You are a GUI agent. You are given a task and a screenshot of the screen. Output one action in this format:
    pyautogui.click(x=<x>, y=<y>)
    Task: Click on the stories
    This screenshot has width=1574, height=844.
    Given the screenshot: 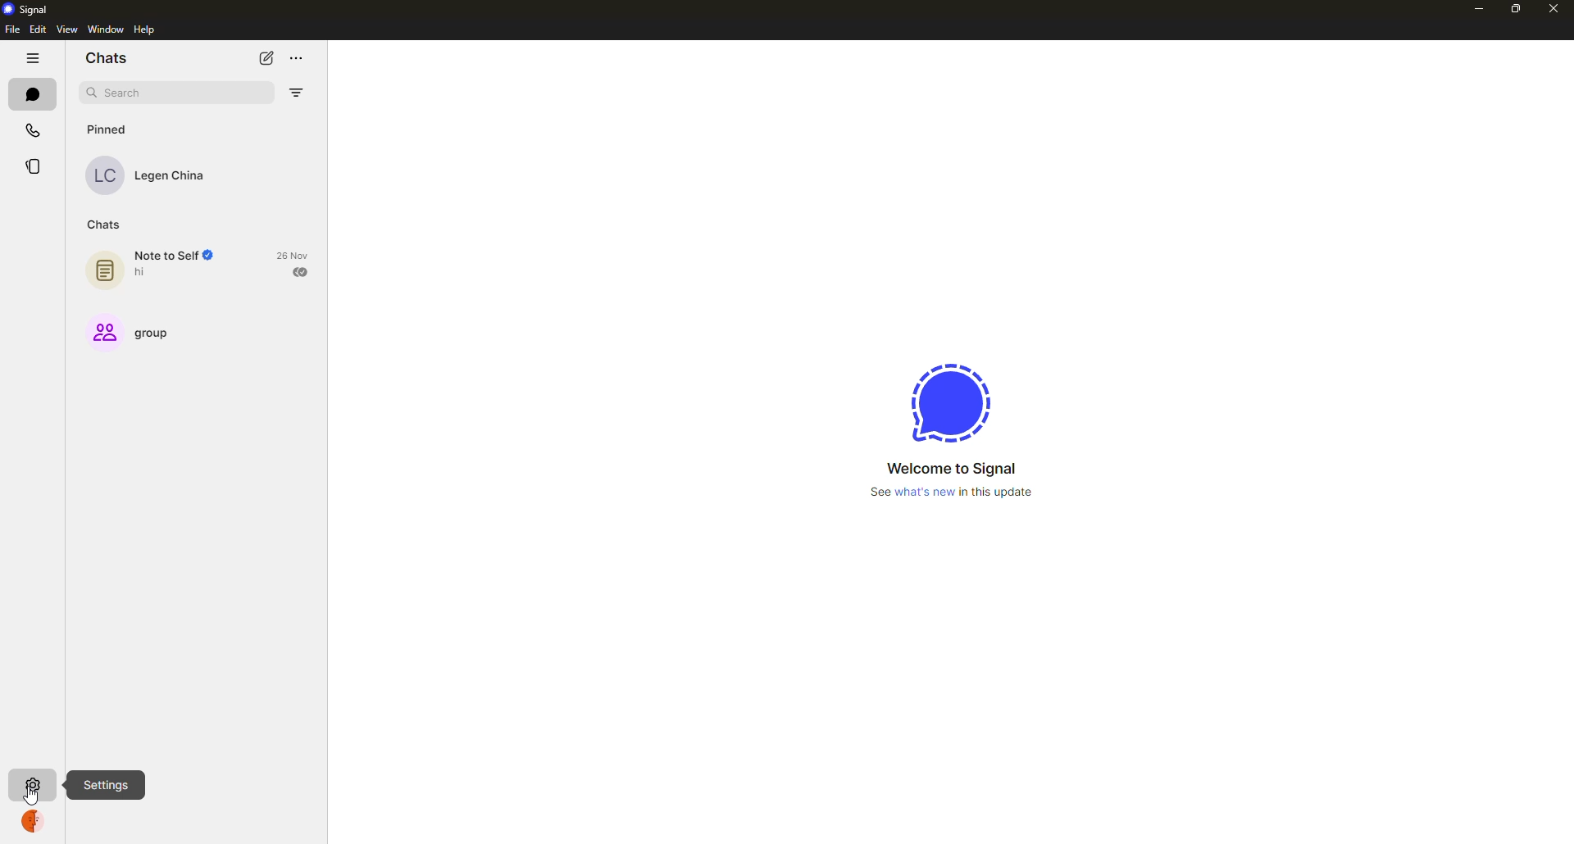 What is the action you would take?
    pyautogui.click(x=35, y=166)
    